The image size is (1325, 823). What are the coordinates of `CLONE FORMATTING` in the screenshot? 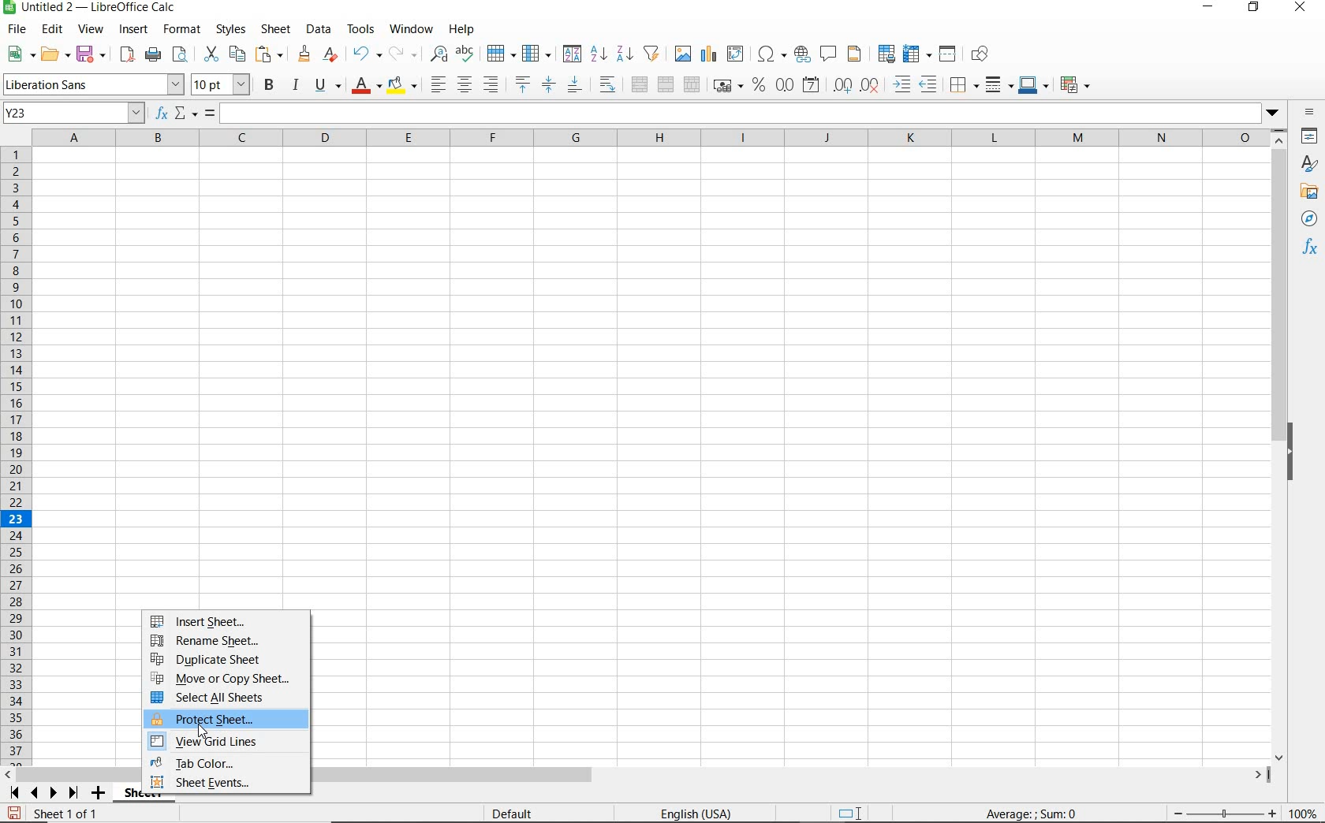 It's located at (305, 54).